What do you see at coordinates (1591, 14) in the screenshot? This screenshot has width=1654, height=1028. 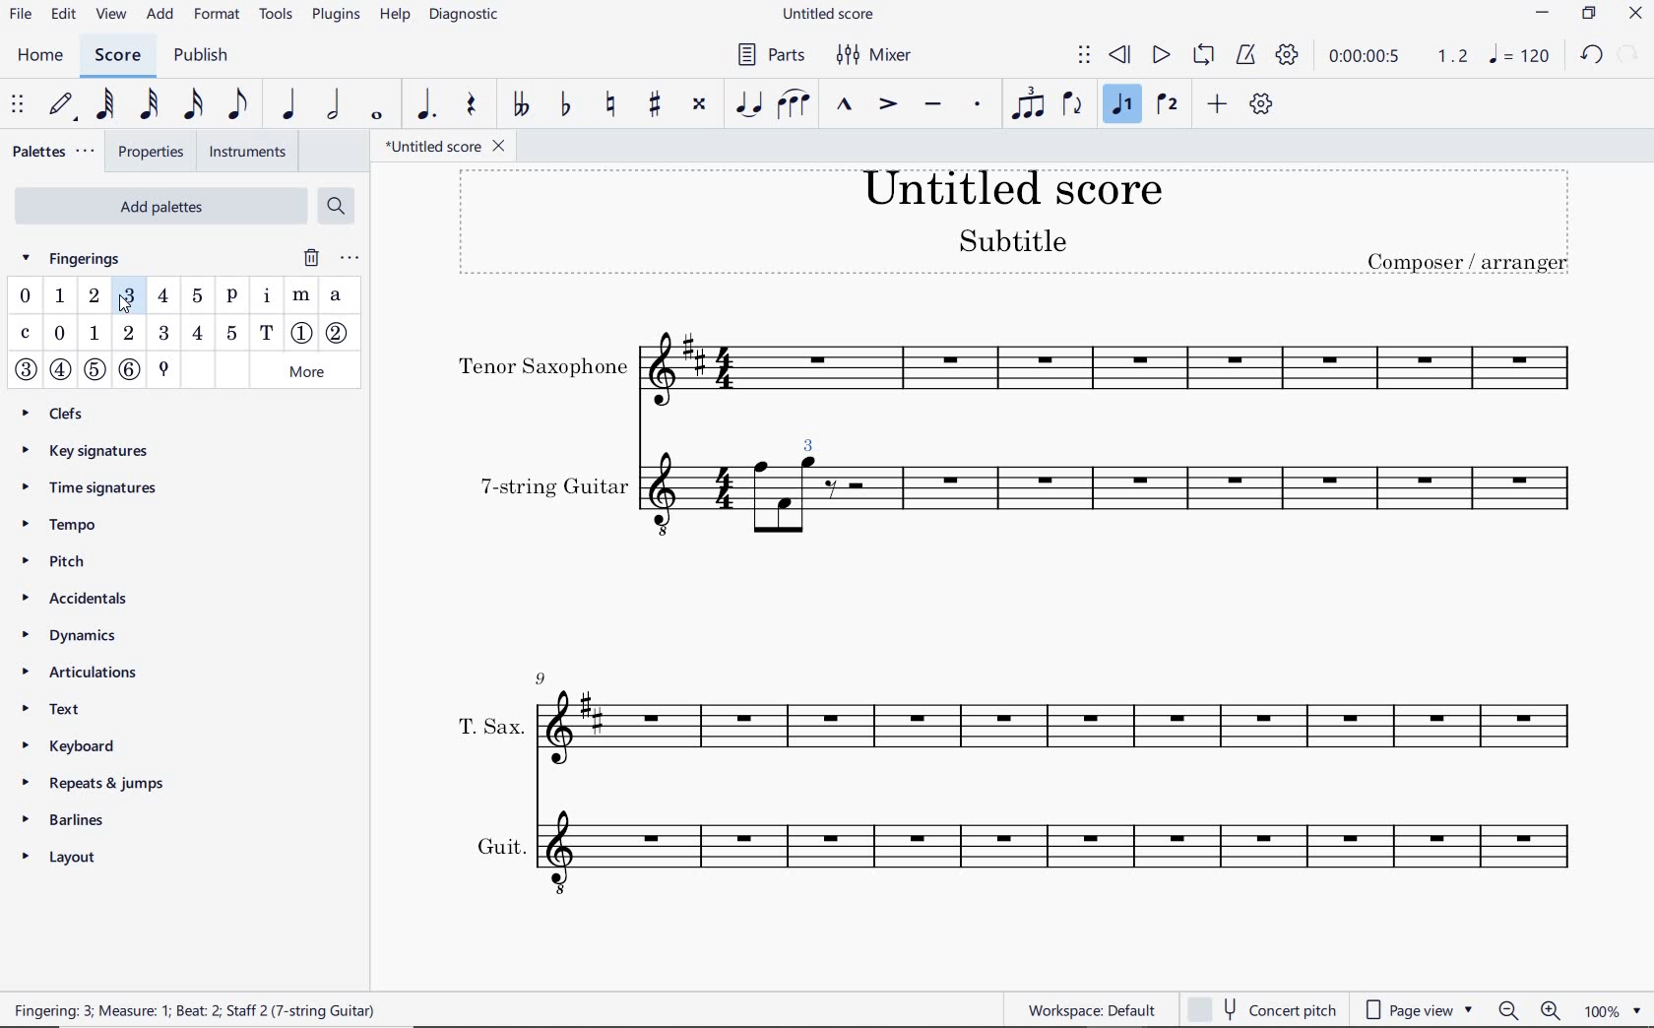 I see `RESTORE DOWN` at bounding box center [1591, 14].